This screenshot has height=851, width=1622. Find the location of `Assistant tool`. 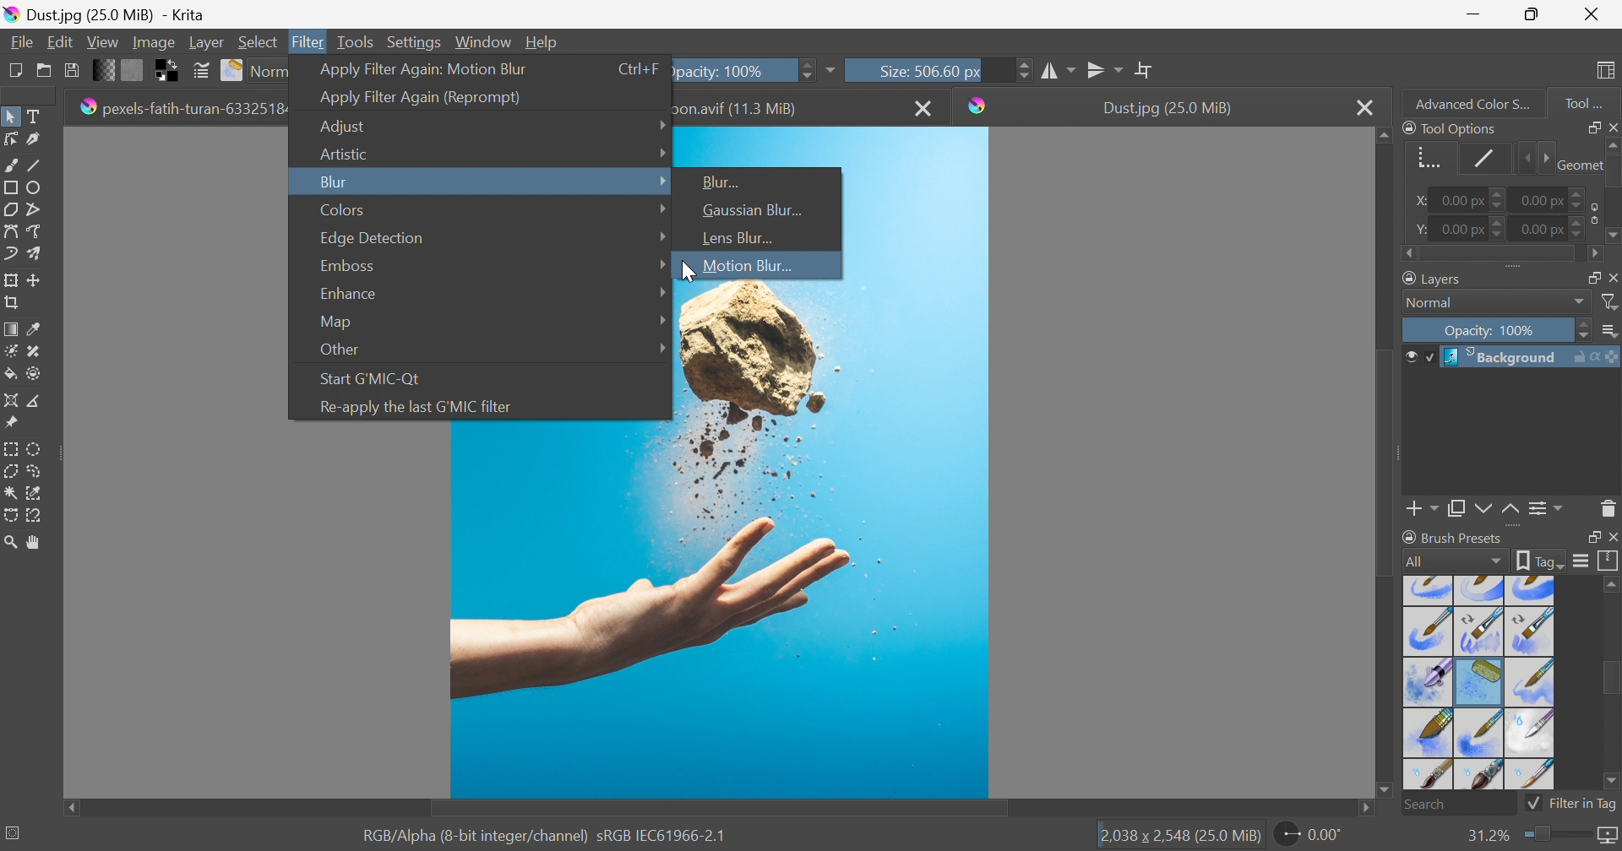

Assistant tool is located at coordinates (10, 398).